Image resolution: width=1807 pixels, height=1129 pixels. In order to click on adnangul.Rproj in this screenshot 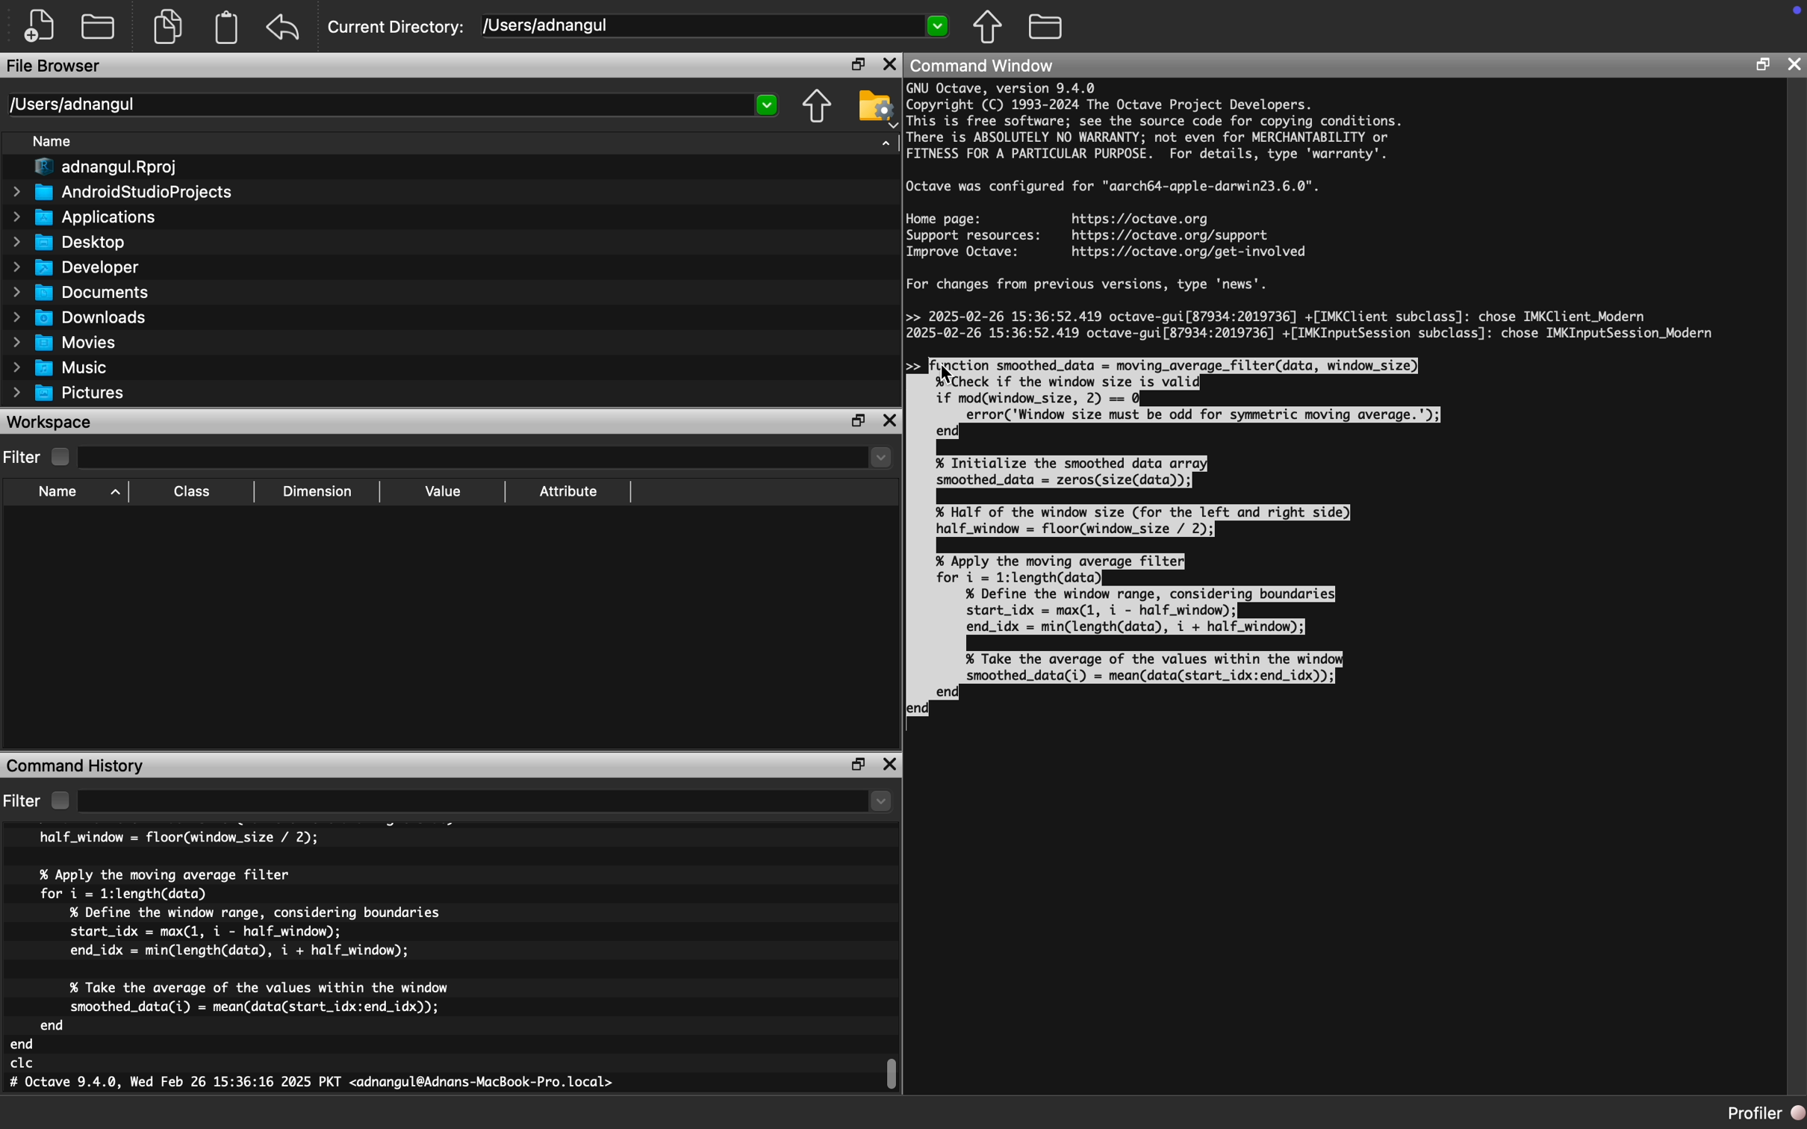, I will do `click(106, 167)`.